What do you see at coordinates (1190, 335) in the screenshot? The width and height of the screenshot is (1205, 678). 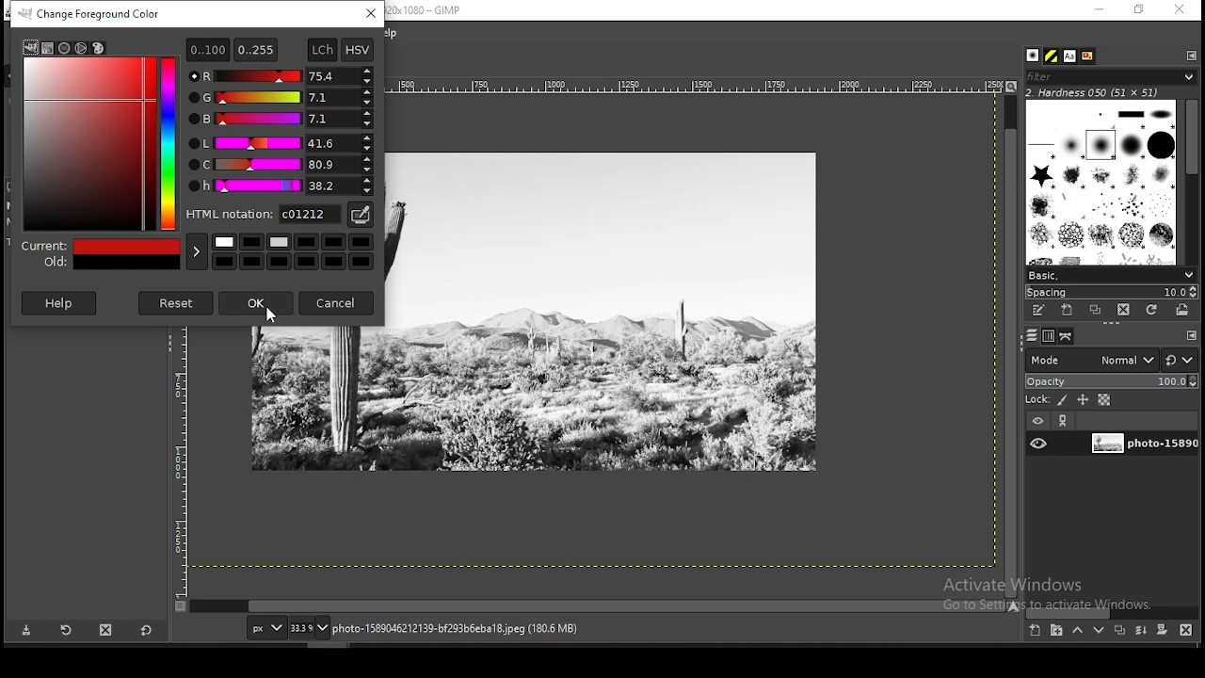 I see `configure this pane` at bounding box center [1190, 335].